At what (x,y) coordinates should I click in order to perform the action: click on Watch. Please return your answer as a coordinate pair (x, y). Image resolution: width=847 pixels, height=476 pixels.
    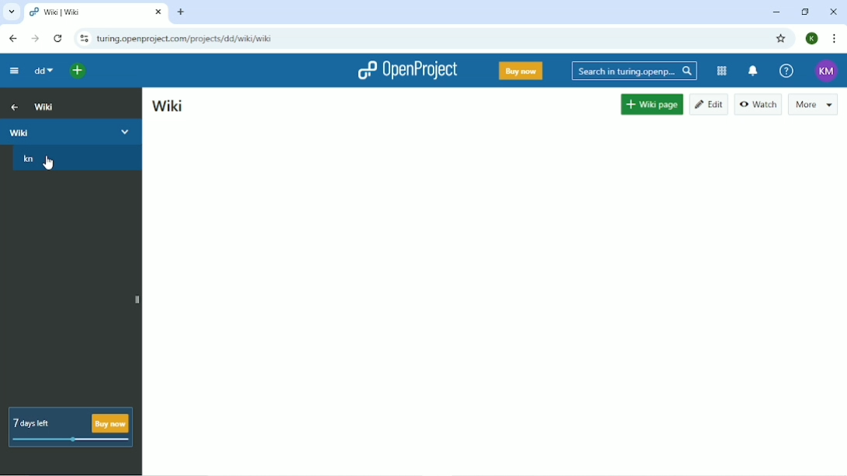
    Looking at the image, I should click on (759, 104).